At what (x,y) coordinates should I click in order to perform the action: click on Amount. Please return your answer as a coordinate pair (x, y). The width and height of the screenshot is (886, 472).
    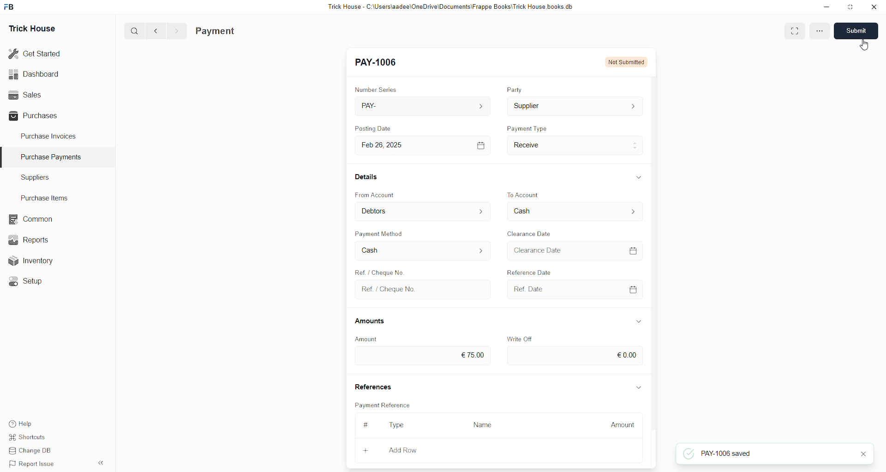
    Looking at the image, I should click on (371, 339).